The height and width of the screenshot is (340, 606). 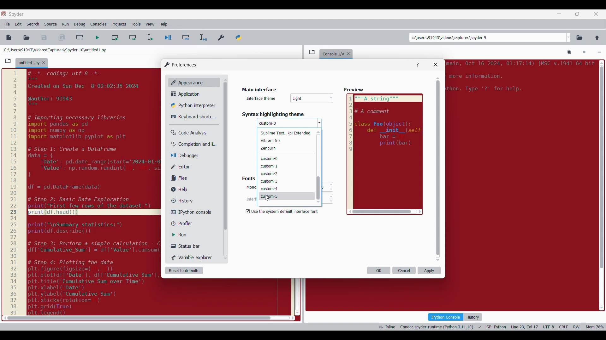 I want to click on Variable explorer, so click(x=192, y=257).